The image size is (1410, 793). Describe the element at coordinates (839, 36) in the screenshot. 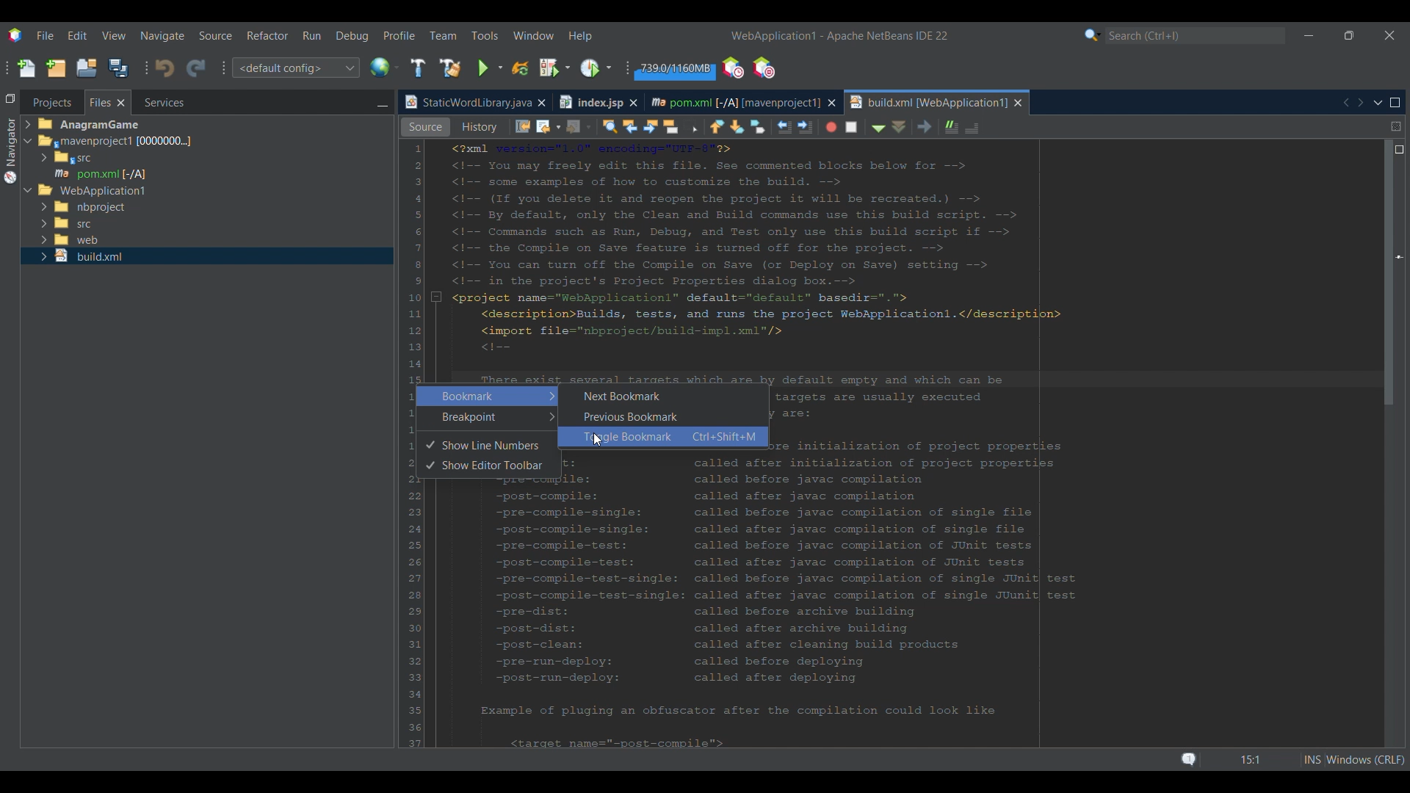

I see `Project name added` at that location.